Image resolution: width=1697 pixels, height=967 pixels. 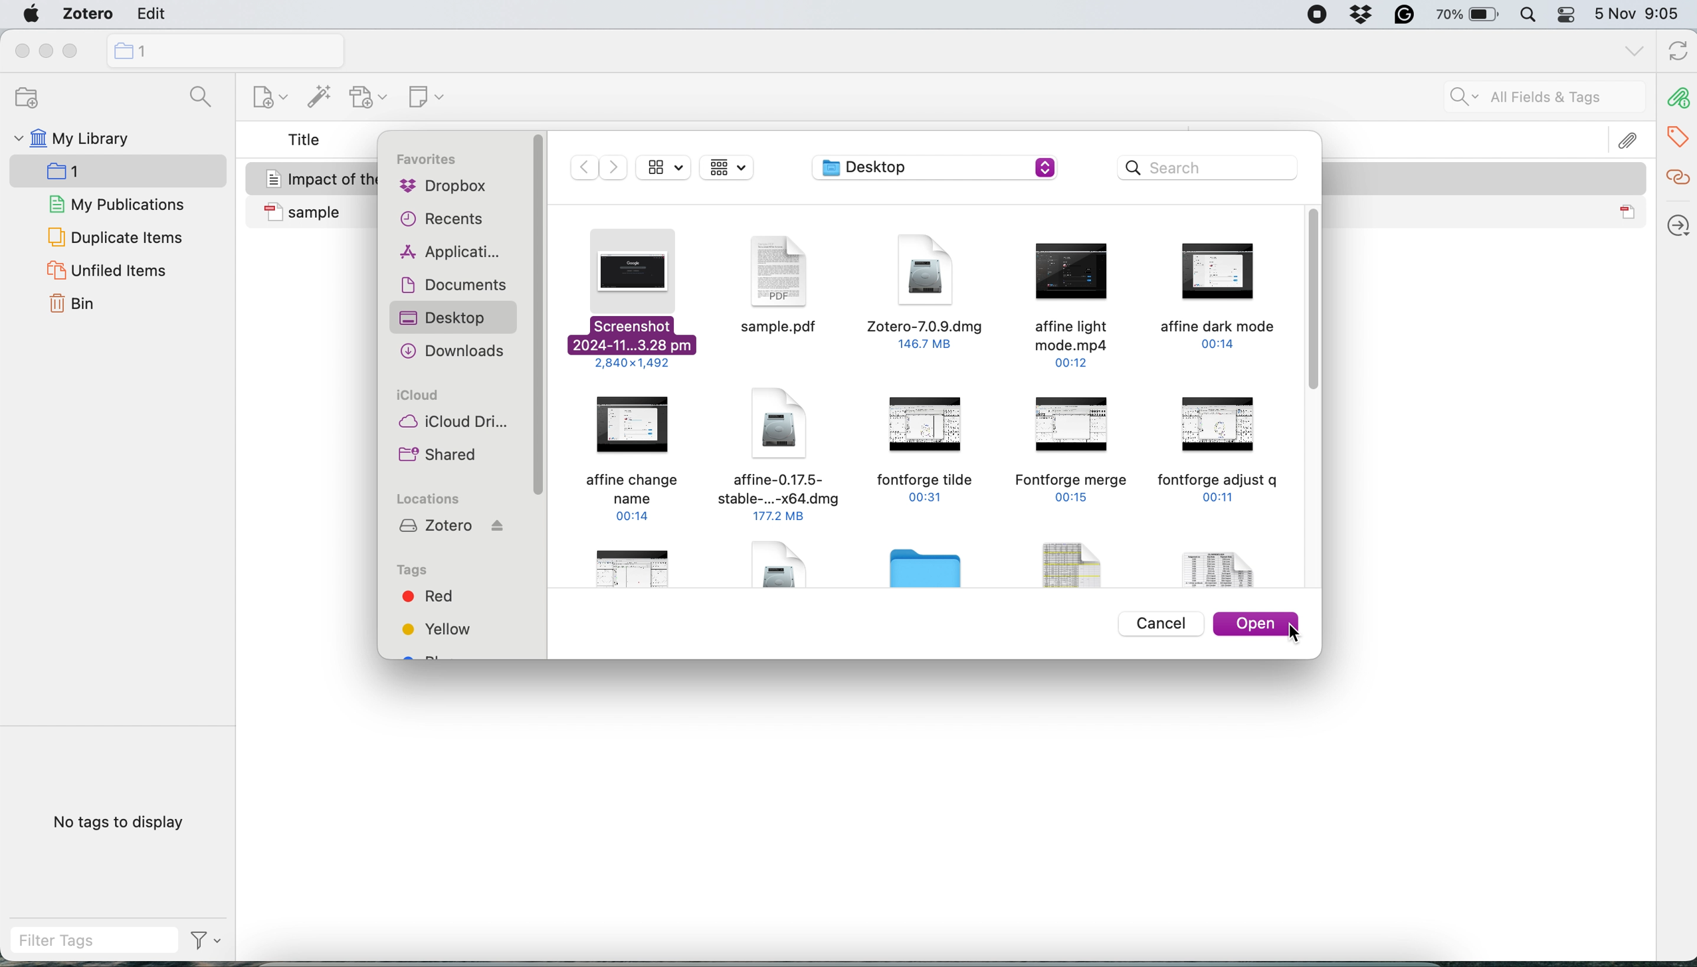 I want to click on fontforge merge, so click(x=1074, y=448).